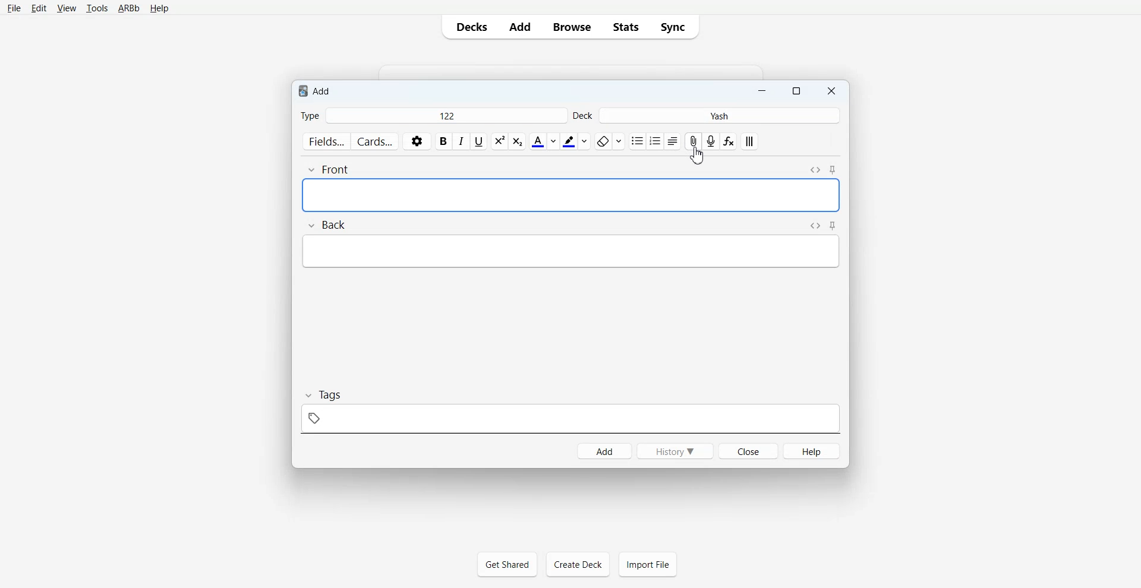 The image size is (1141, 588). What do you see at coordinates (748, 451) in the screenshot?
I see `Close` at bounding box center [748, 451].